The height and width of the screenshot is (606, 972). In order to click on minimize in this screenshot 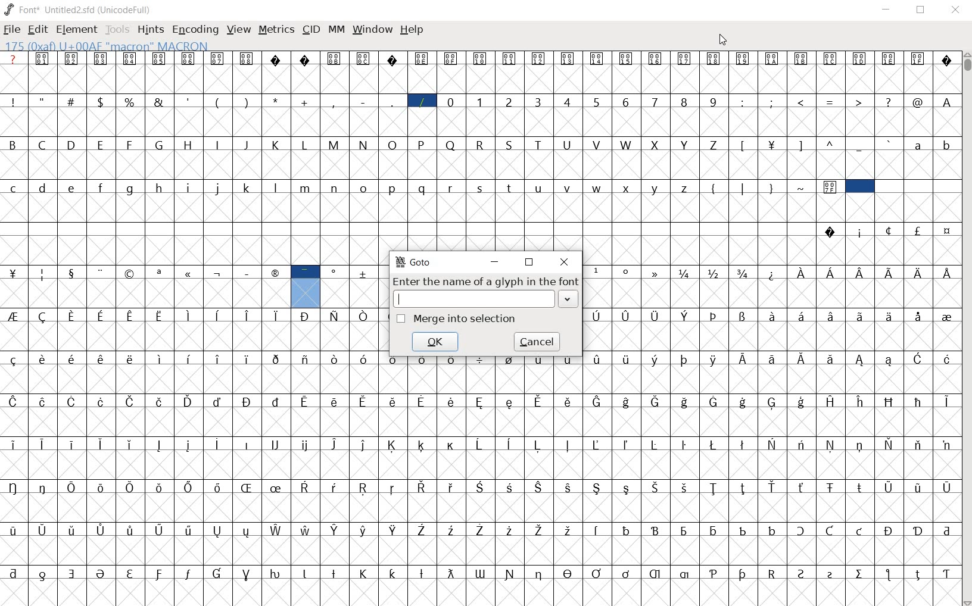, I will do `click(496, 263)`.